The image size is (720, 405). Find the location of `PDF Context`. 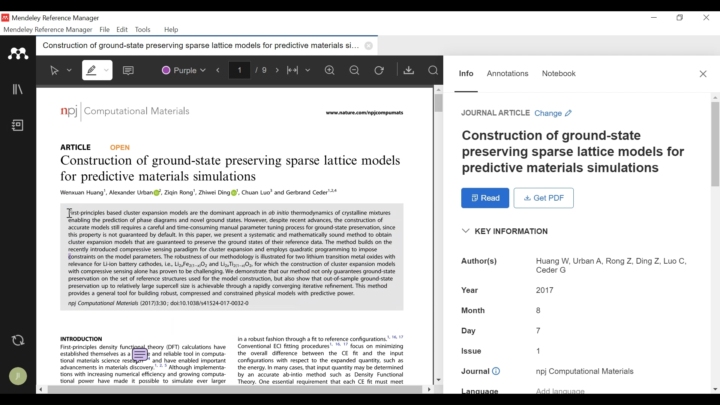

PDF Context is located at coordinates (82, 338).